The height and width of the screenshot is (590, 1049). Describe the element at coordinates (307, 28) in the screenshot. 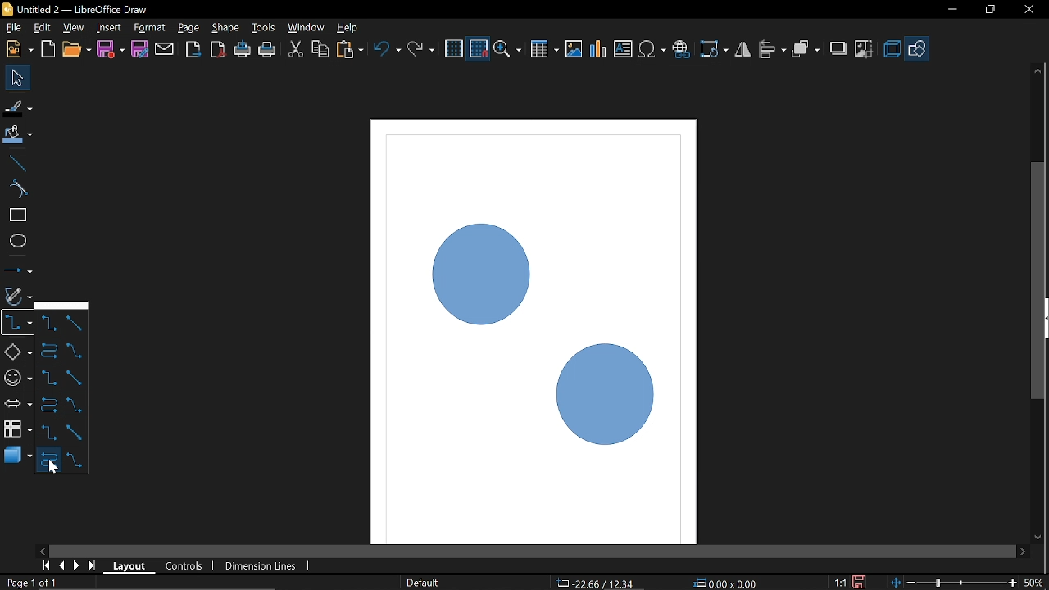

I see `Window` at that location.